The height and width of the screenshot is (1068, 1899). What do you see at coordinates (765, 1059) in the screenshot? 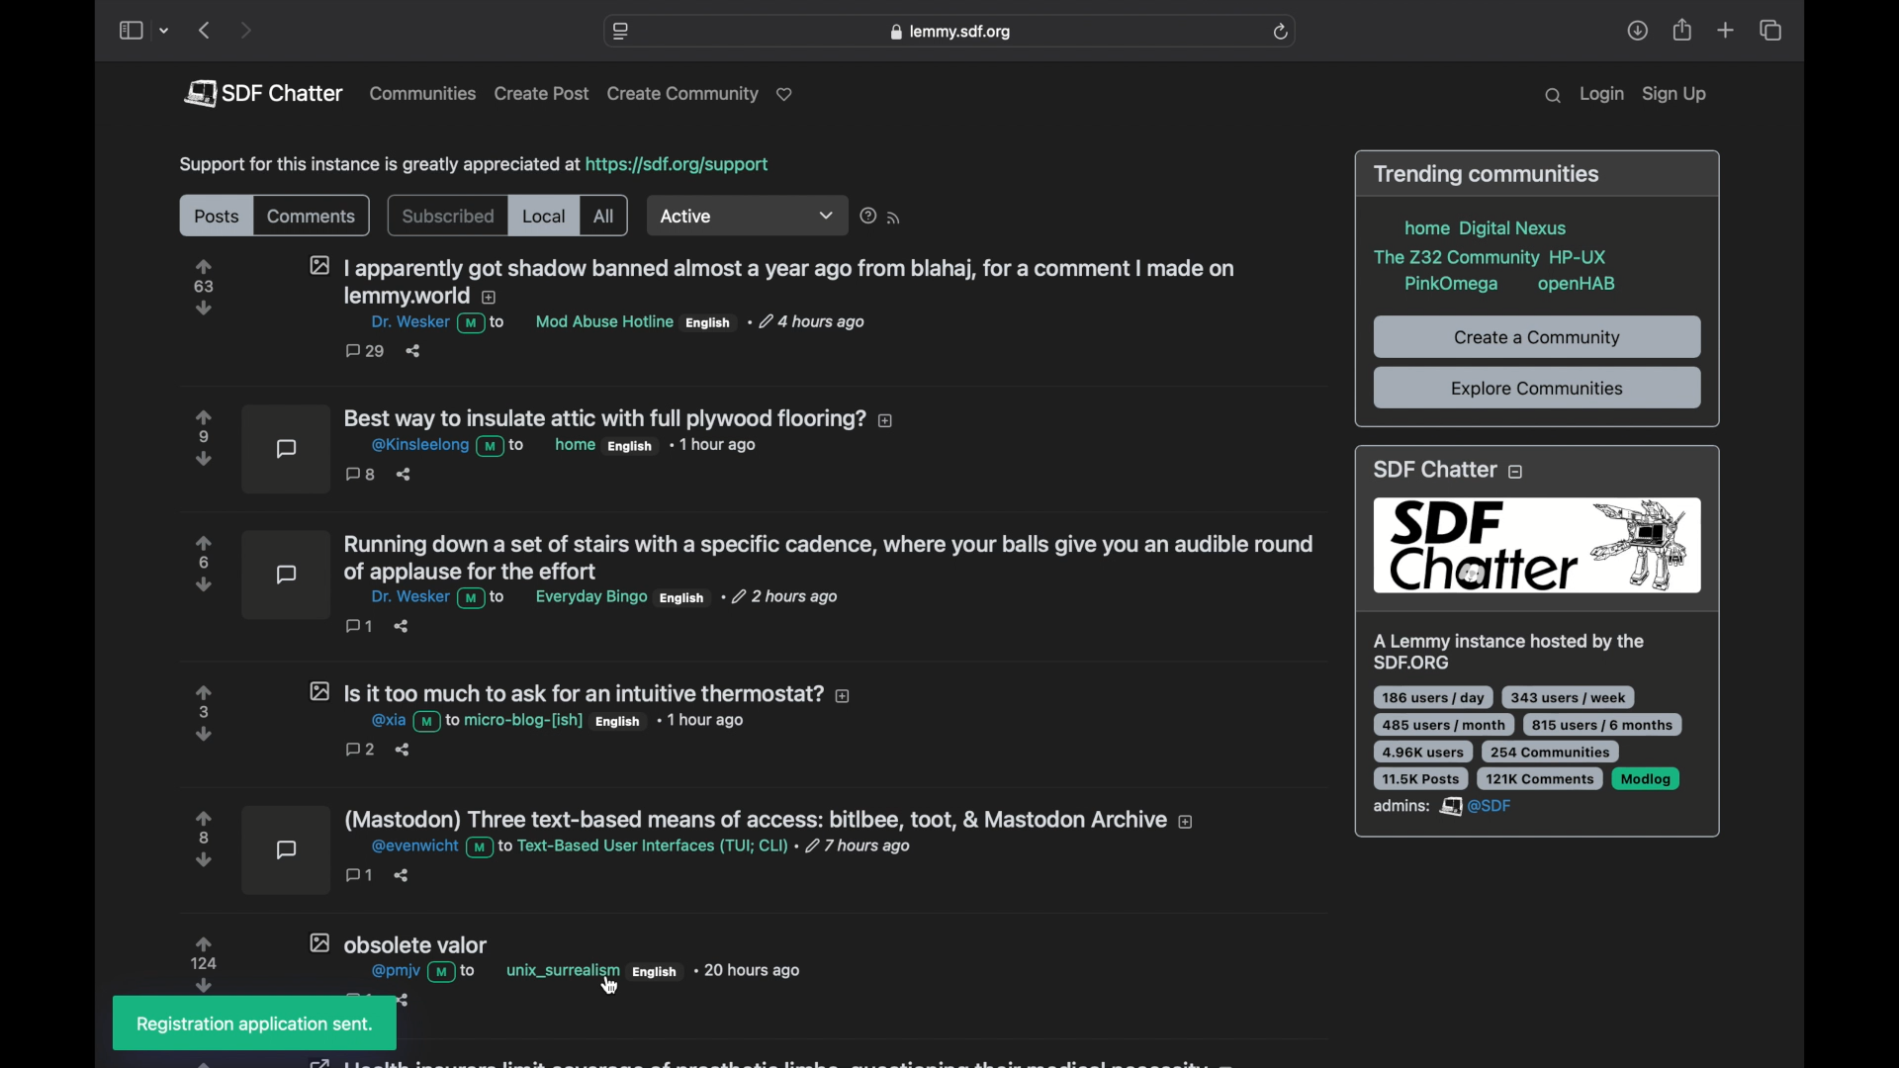
I see `obscure text` at bounding box center [765, 1059].